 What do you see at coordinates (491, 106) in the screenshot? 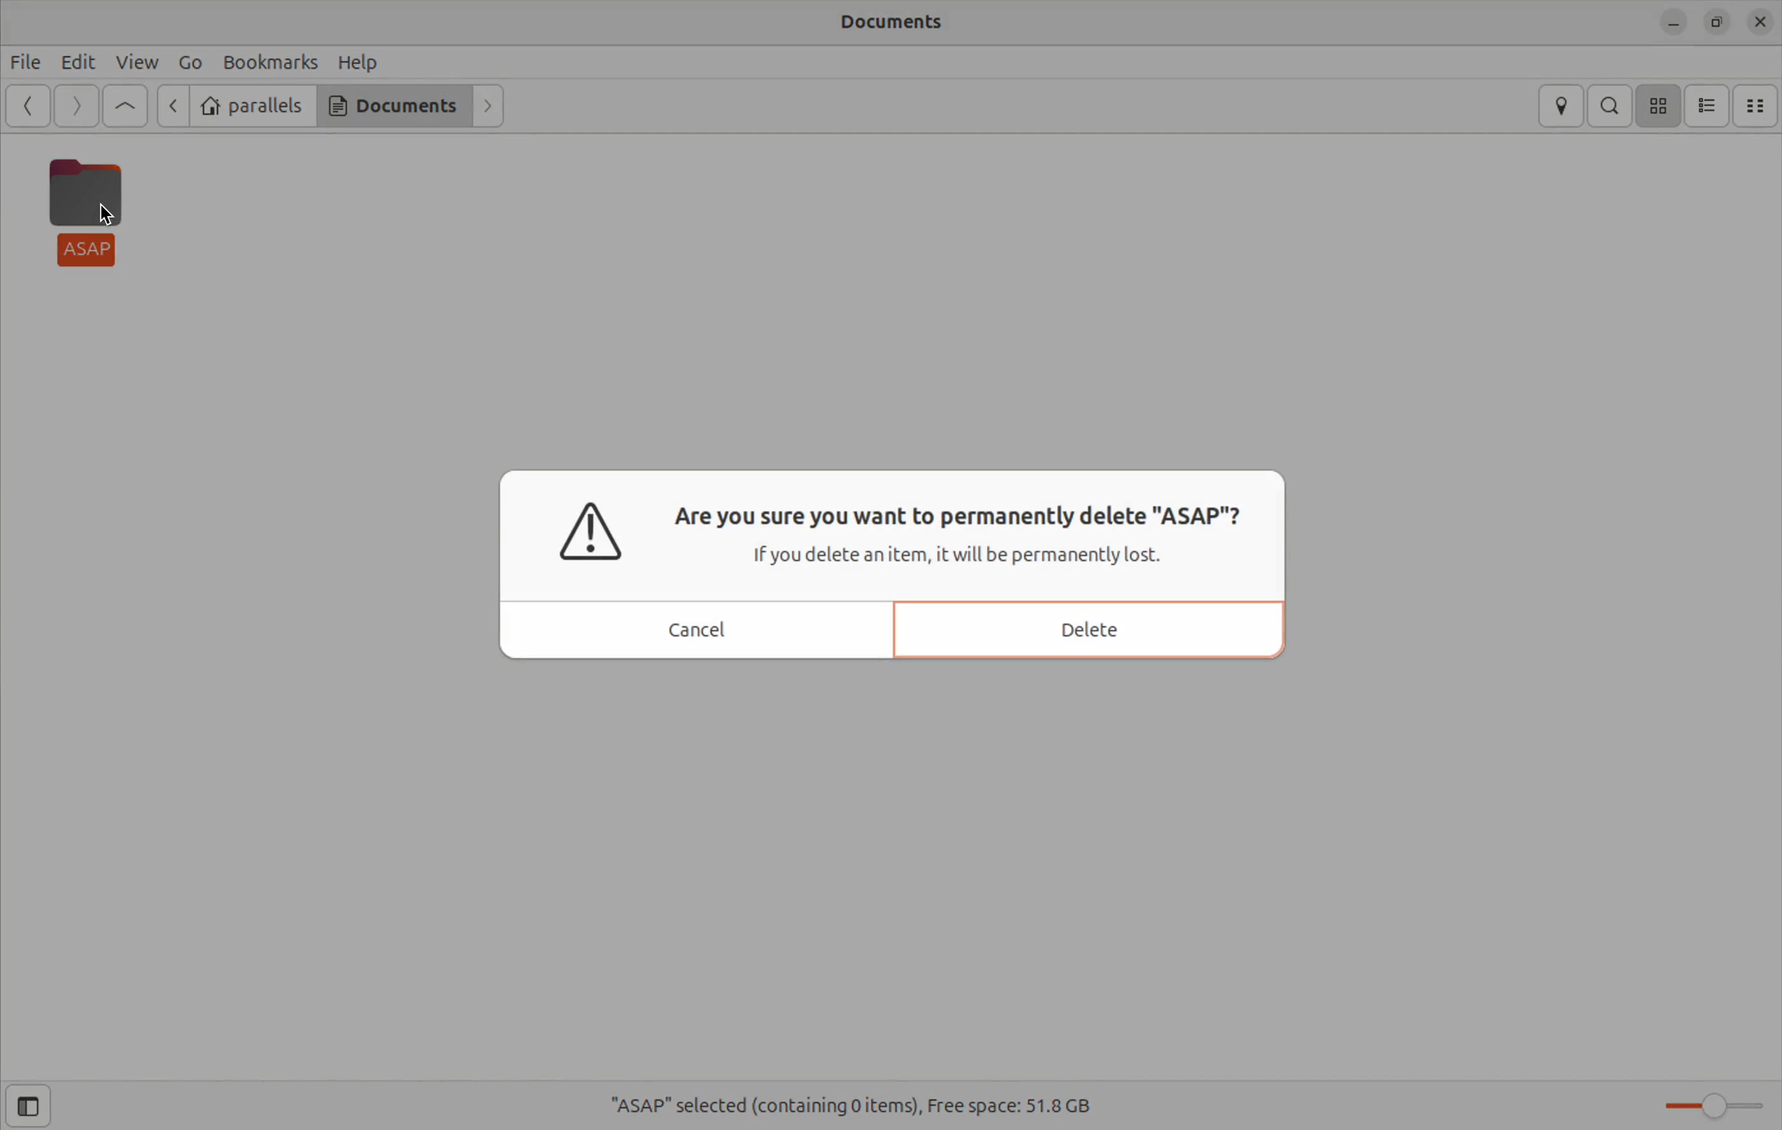
I see `forward` at bounding box center [491, 106].